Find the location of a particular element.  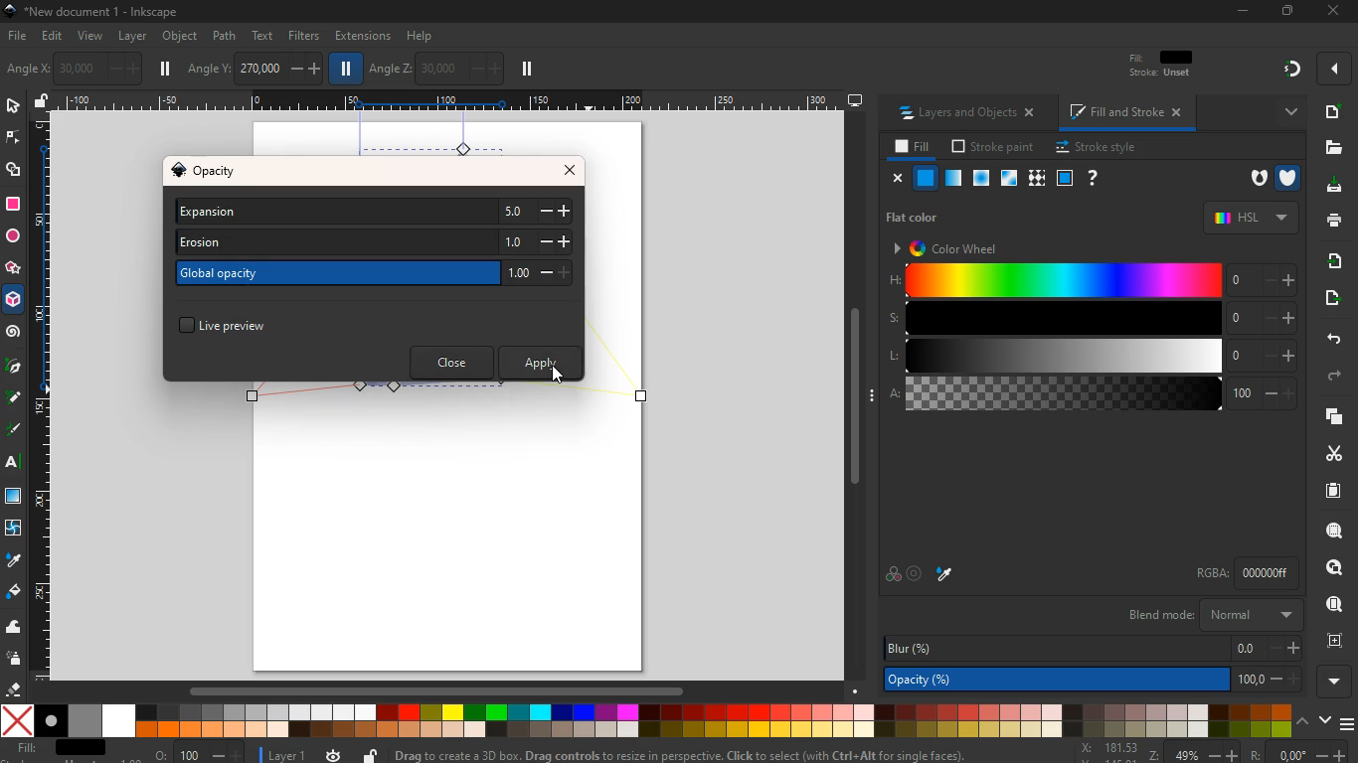

s is located at coordinates (1091, 319).